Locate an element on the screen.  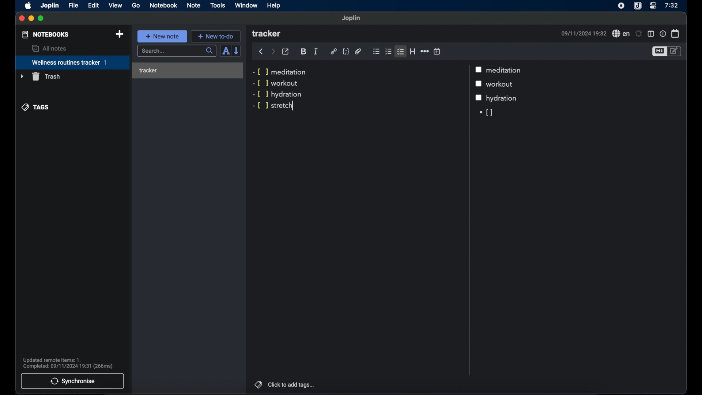
hyperlink is located at coordinates (333, 52).